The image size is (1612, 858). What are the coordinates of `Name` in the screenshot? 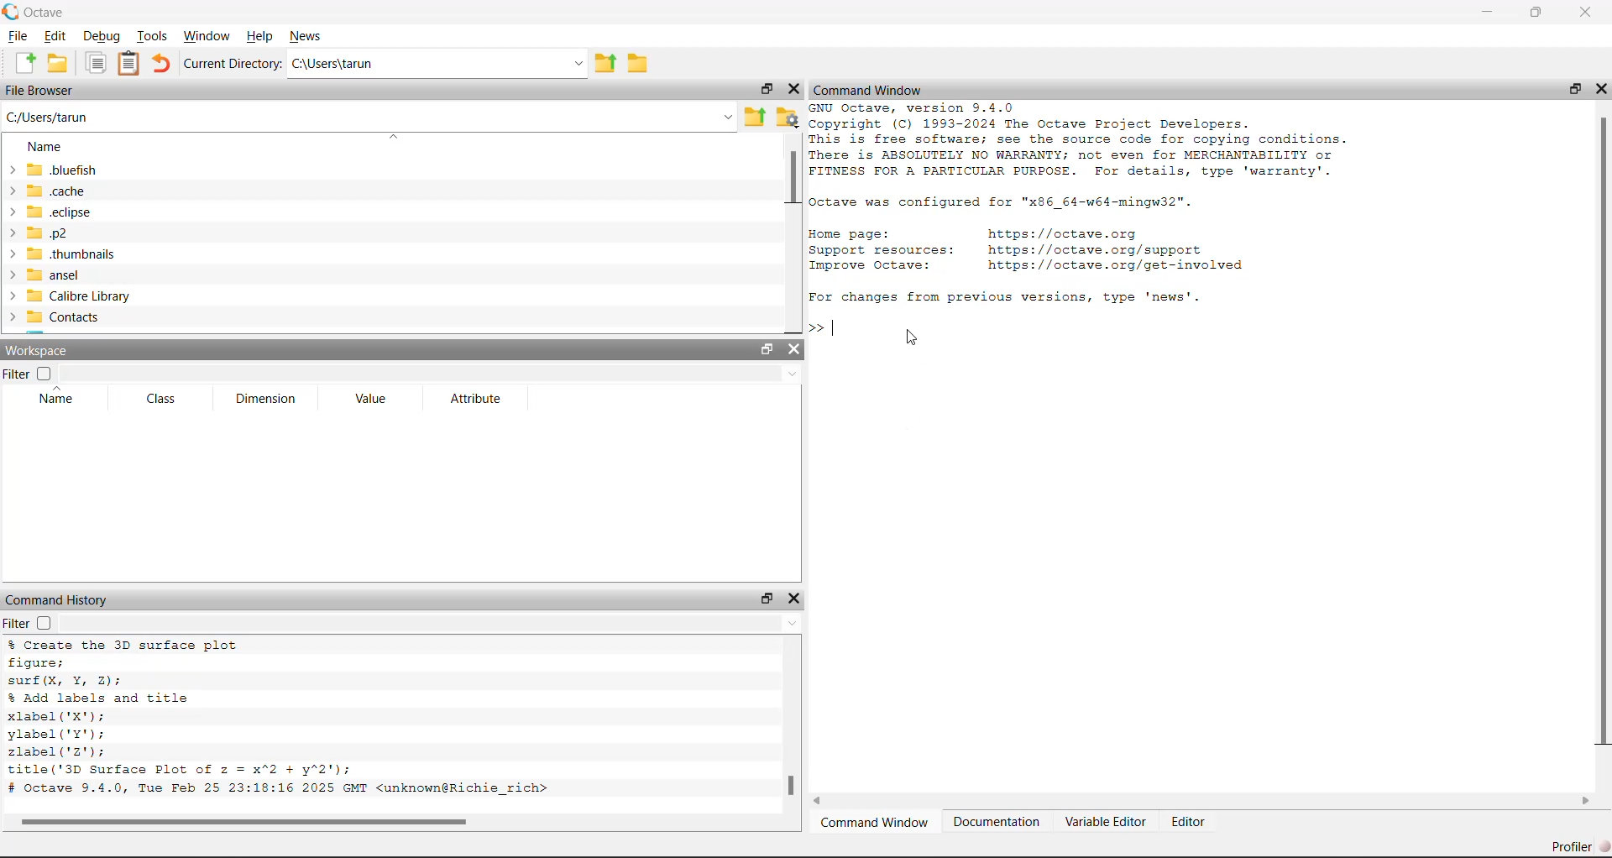 It's located at (56, 398).